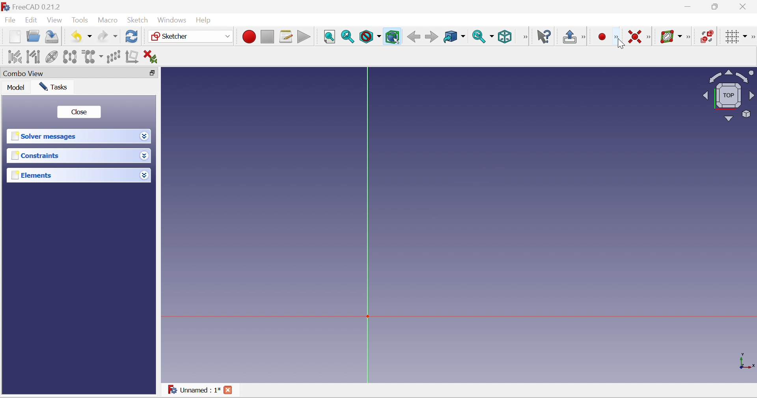 The height and width of the screenshot is (398, 757). I want to click on Constrain coincident, so click(635, 37).